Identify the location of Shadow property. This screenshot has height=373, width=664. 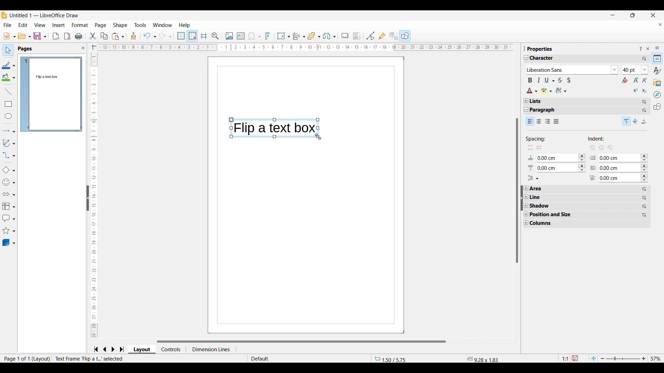
(551, 206).